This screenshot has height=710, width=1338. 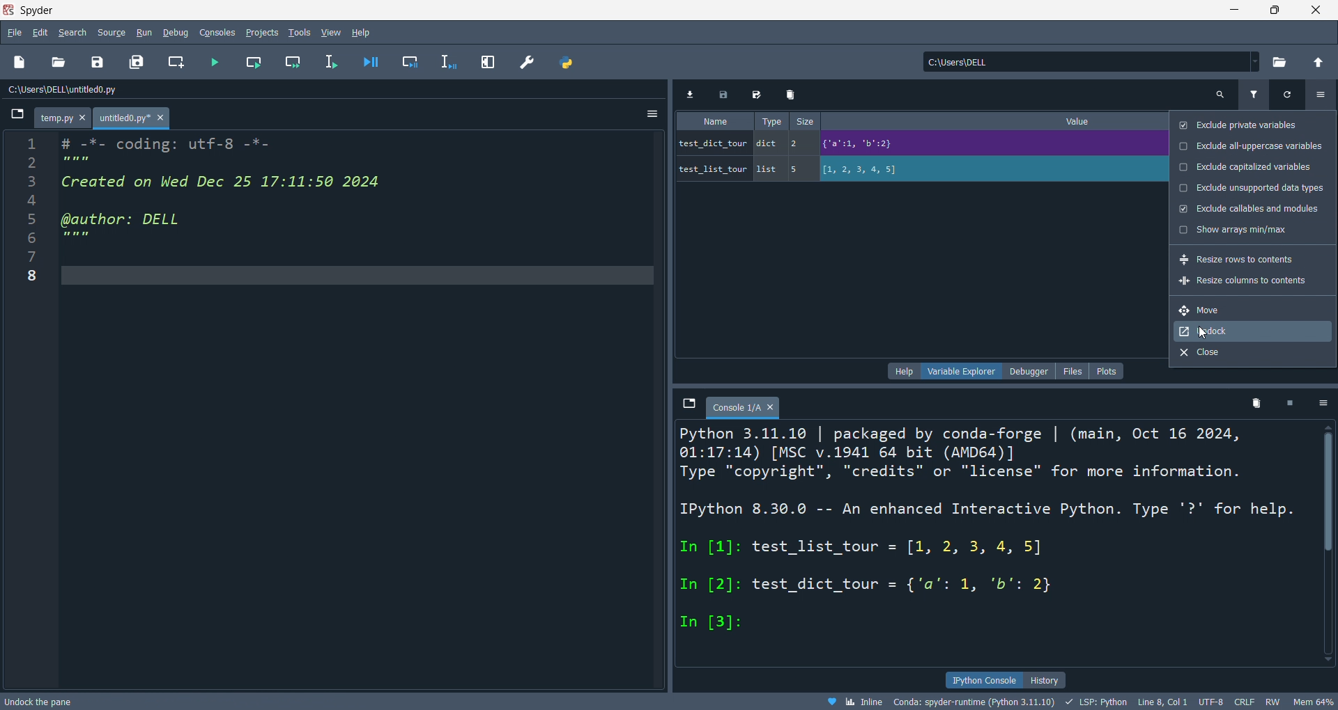 I want to click on close, so click(x=1247, y=352).